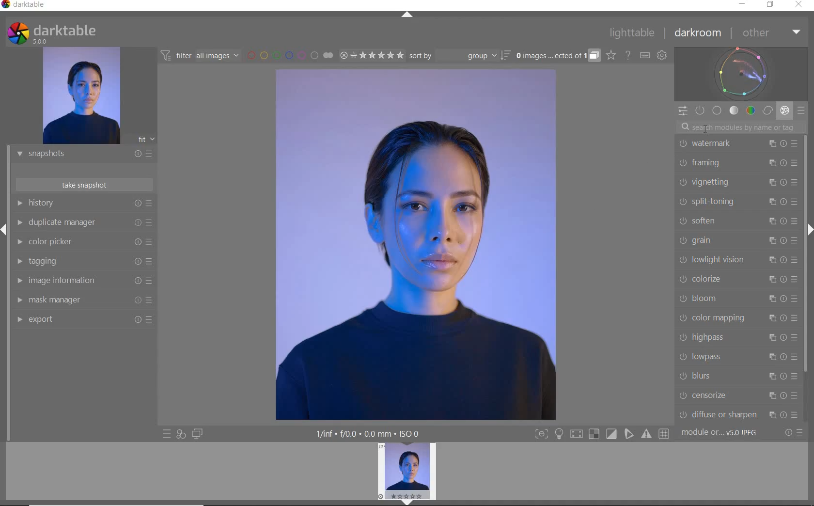 This screenshot has height=506, width=814. What do you see at coordinates (629, 434) in the screenshot?
I see `Button` at bounding box center [629, 434].